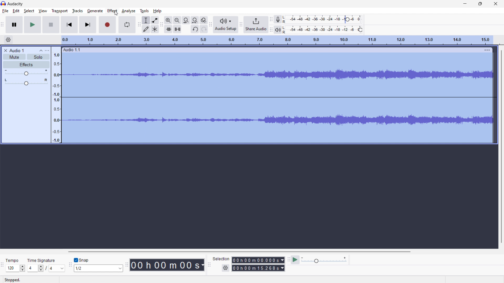  Describe the element at coordinates (177, 20) in the screenshot. I see `zoom out` at that location.